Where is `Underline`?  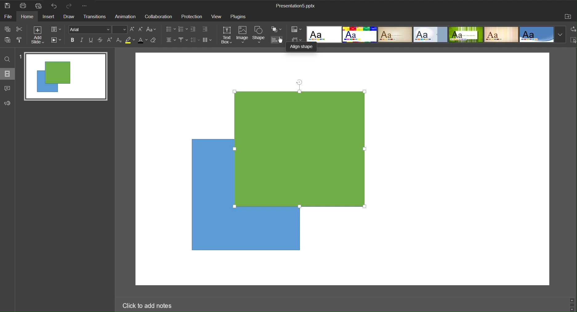
Underline is located at coordinates (91, 39).